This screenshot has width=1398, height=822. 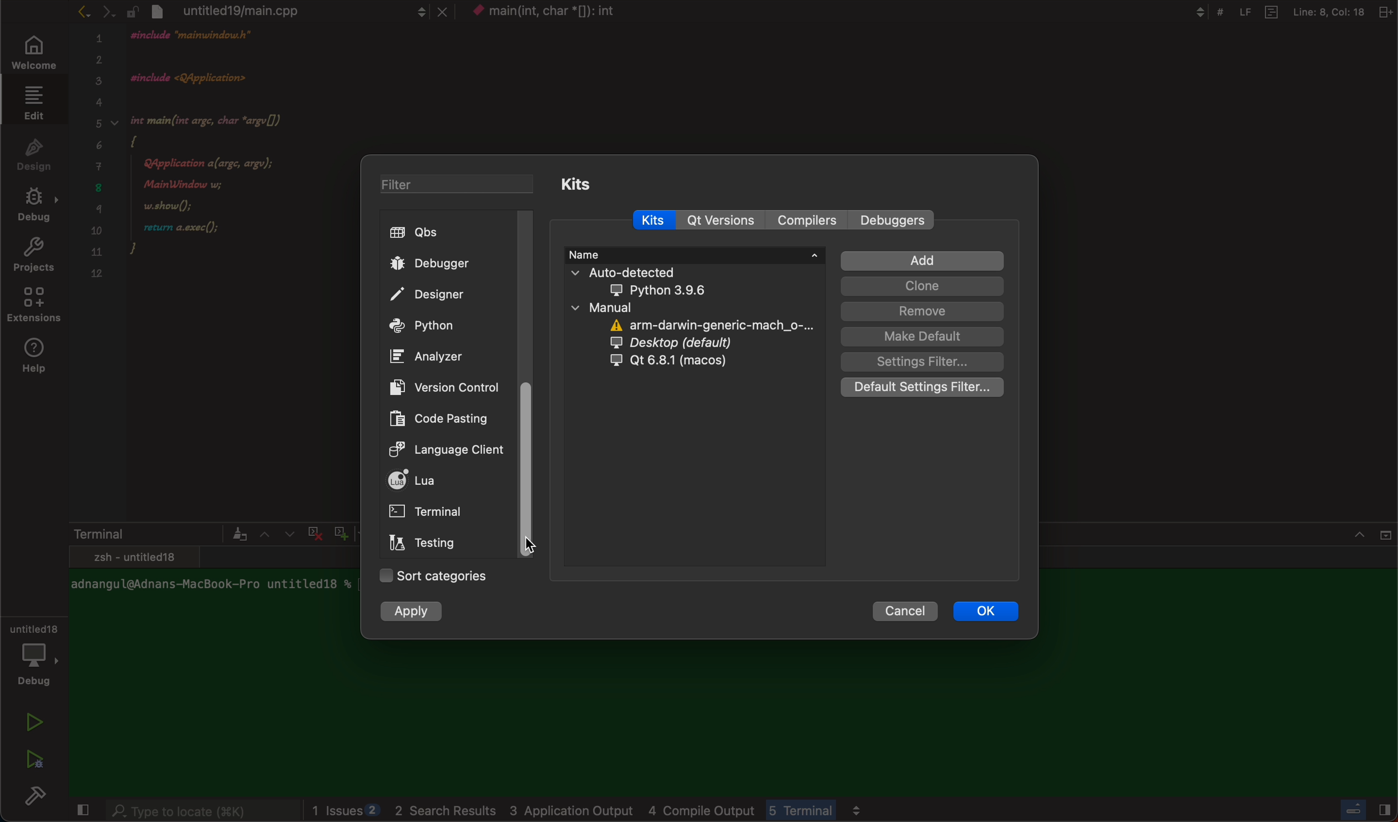 What do you see at coordinates (448, 186) in the screenshot?
I see `filter` at bounding box center [448, 186].